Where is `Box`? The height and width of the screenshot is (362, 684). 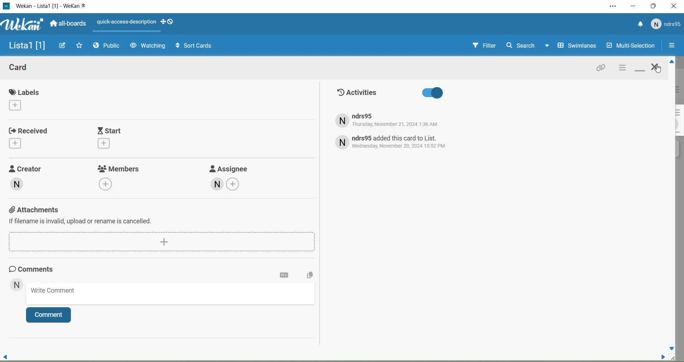
Box is located at coordinates (654, 6).